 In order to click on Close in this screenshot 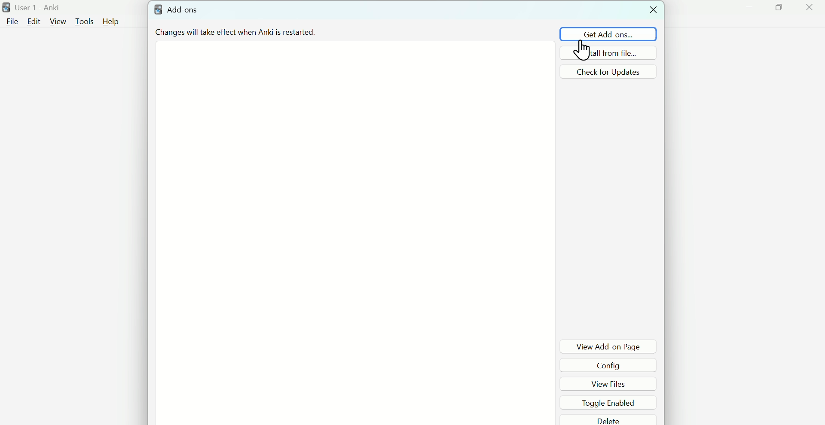, I will do `click(809, 9)`.